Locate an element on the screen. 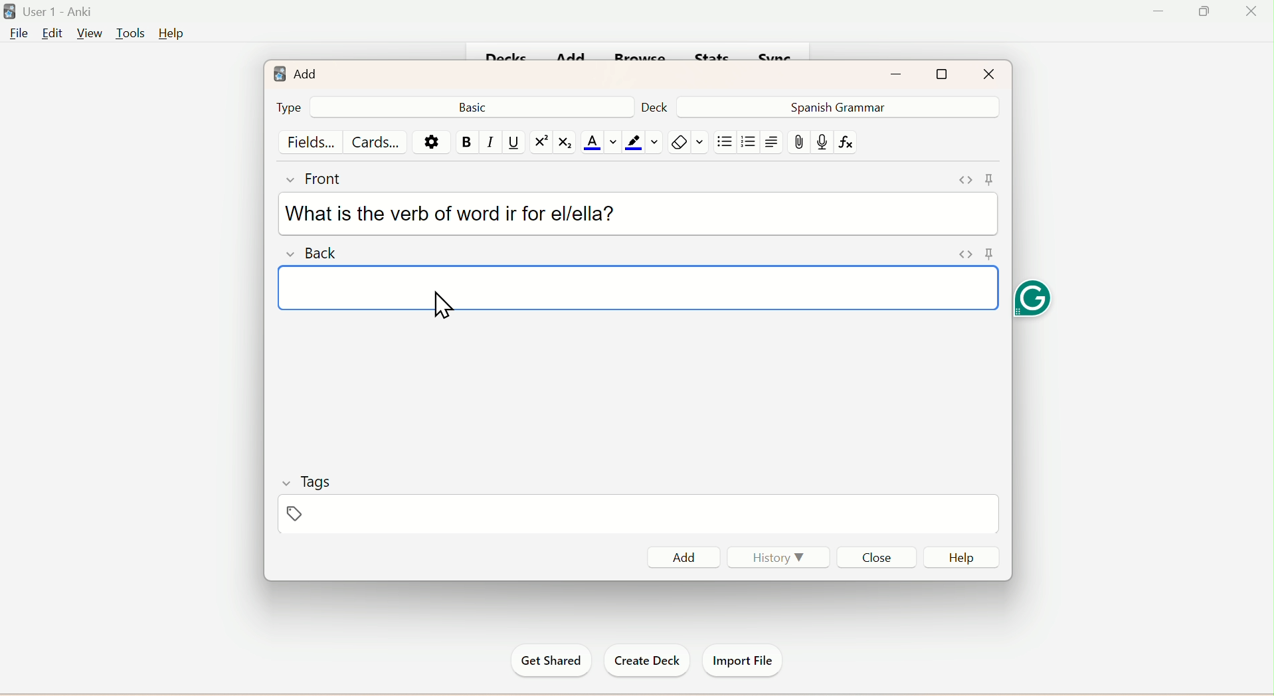  Pin is located at coordinates (971, 177).